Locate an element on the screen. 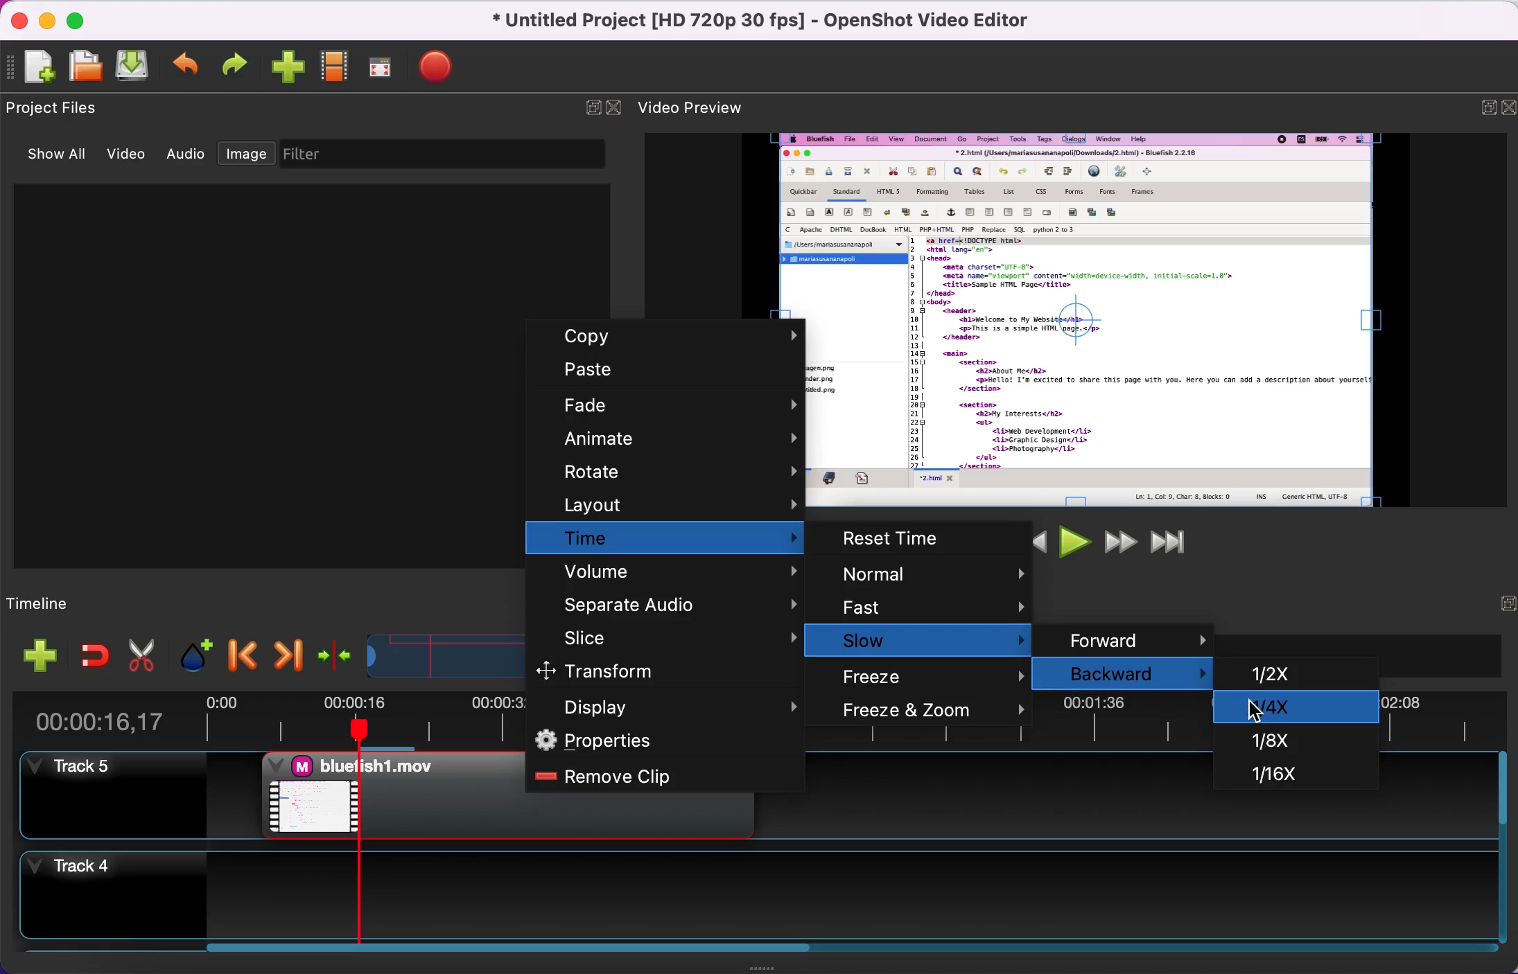  play is located at coordinates (1072, 541).